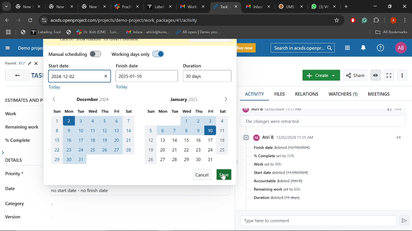 The width and height of the screenshot is (412, 231). I want to click on Notifications, so click(363, 48).